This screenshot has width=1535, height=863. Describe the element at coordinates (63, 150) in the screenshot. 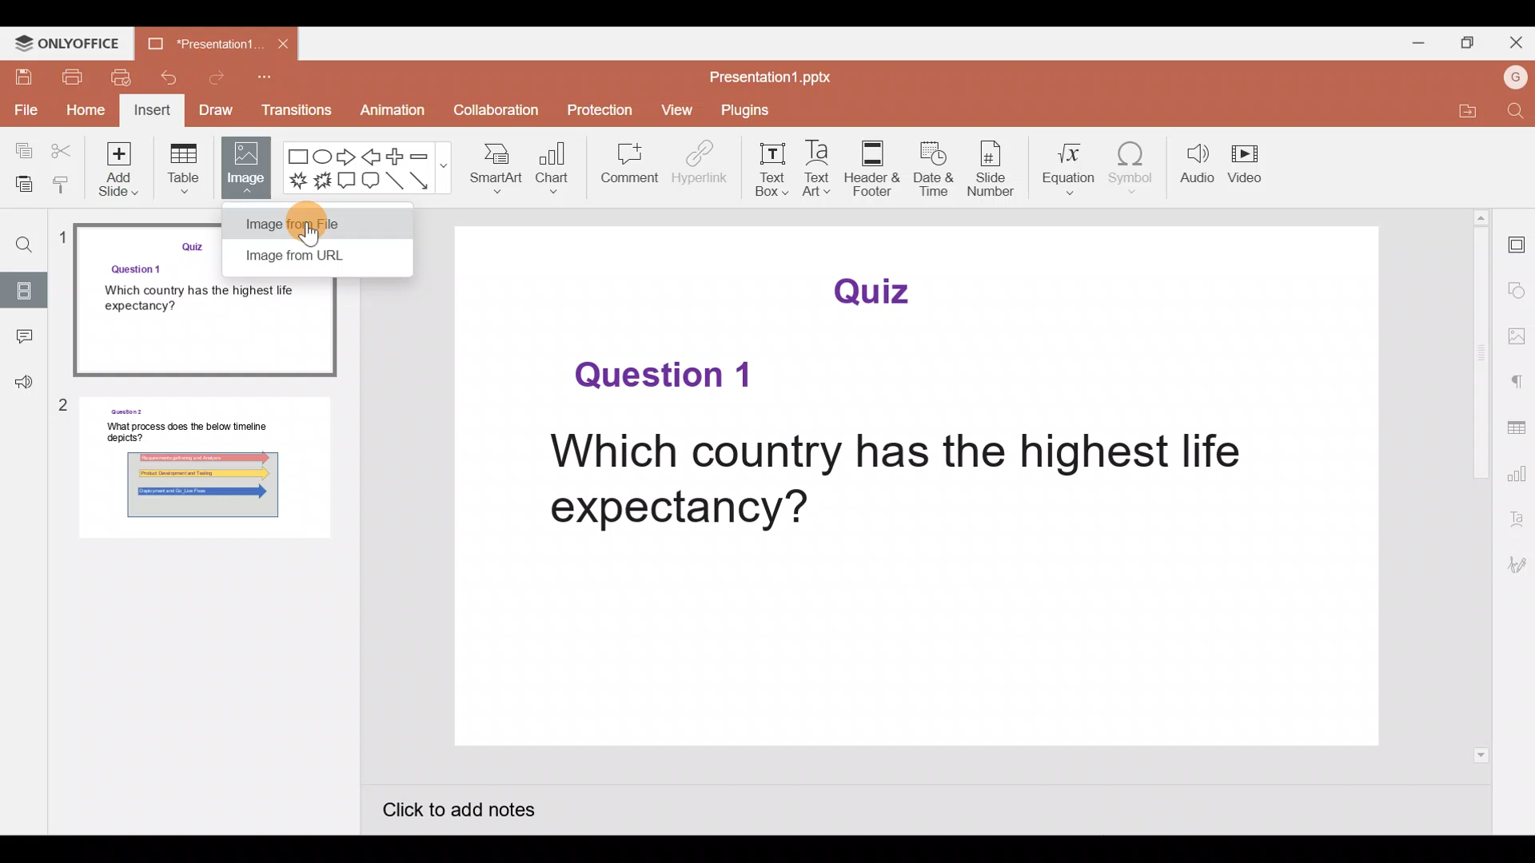

I see `Cut` at that location.